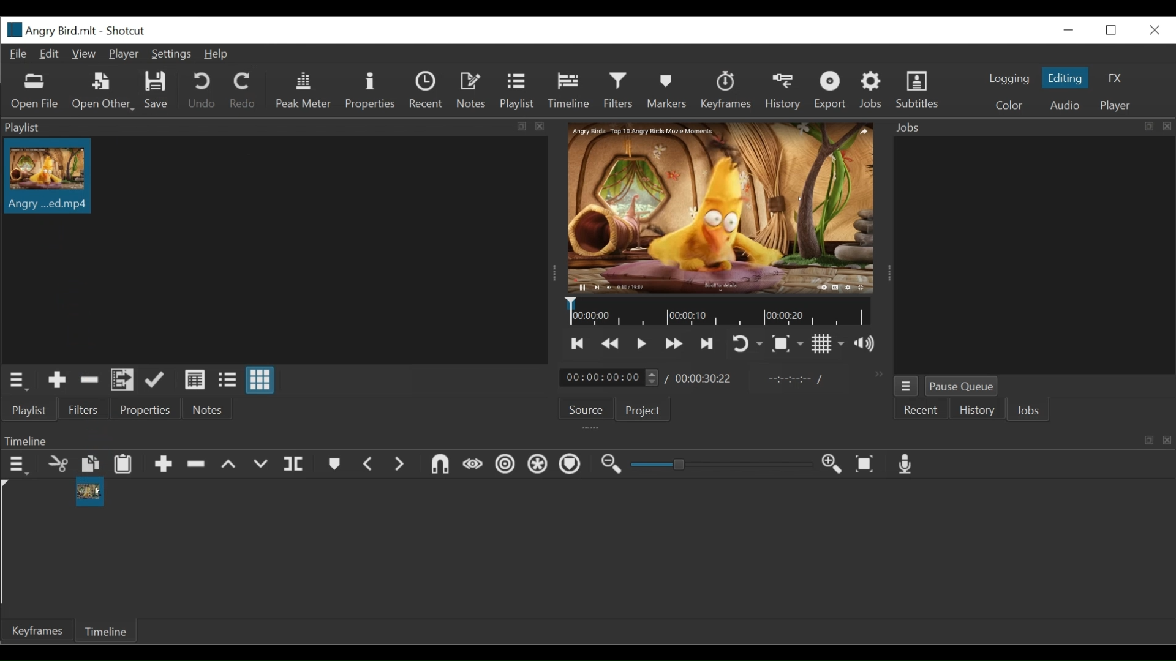 The width and height of the screenshot is (1176, 661). What do you see at coordinates (90, 464) in the screenshot?
I see `Paste` at bounding box center [90, 464].